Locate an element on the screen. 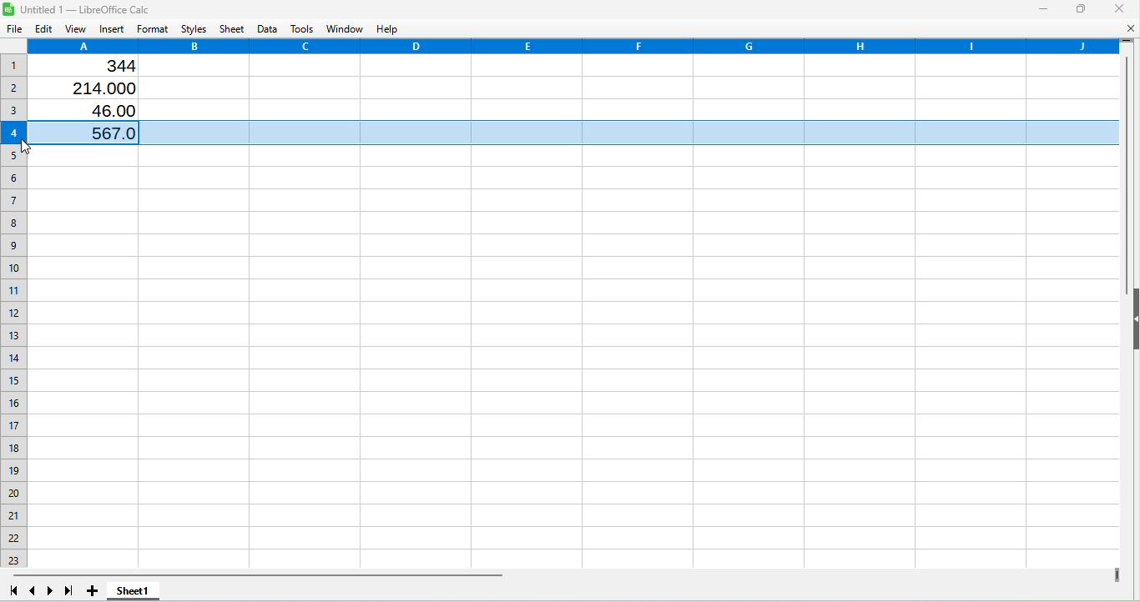 The width and height of the screenshot is (1140, 602). selected row is located at coordinates (639, 133).